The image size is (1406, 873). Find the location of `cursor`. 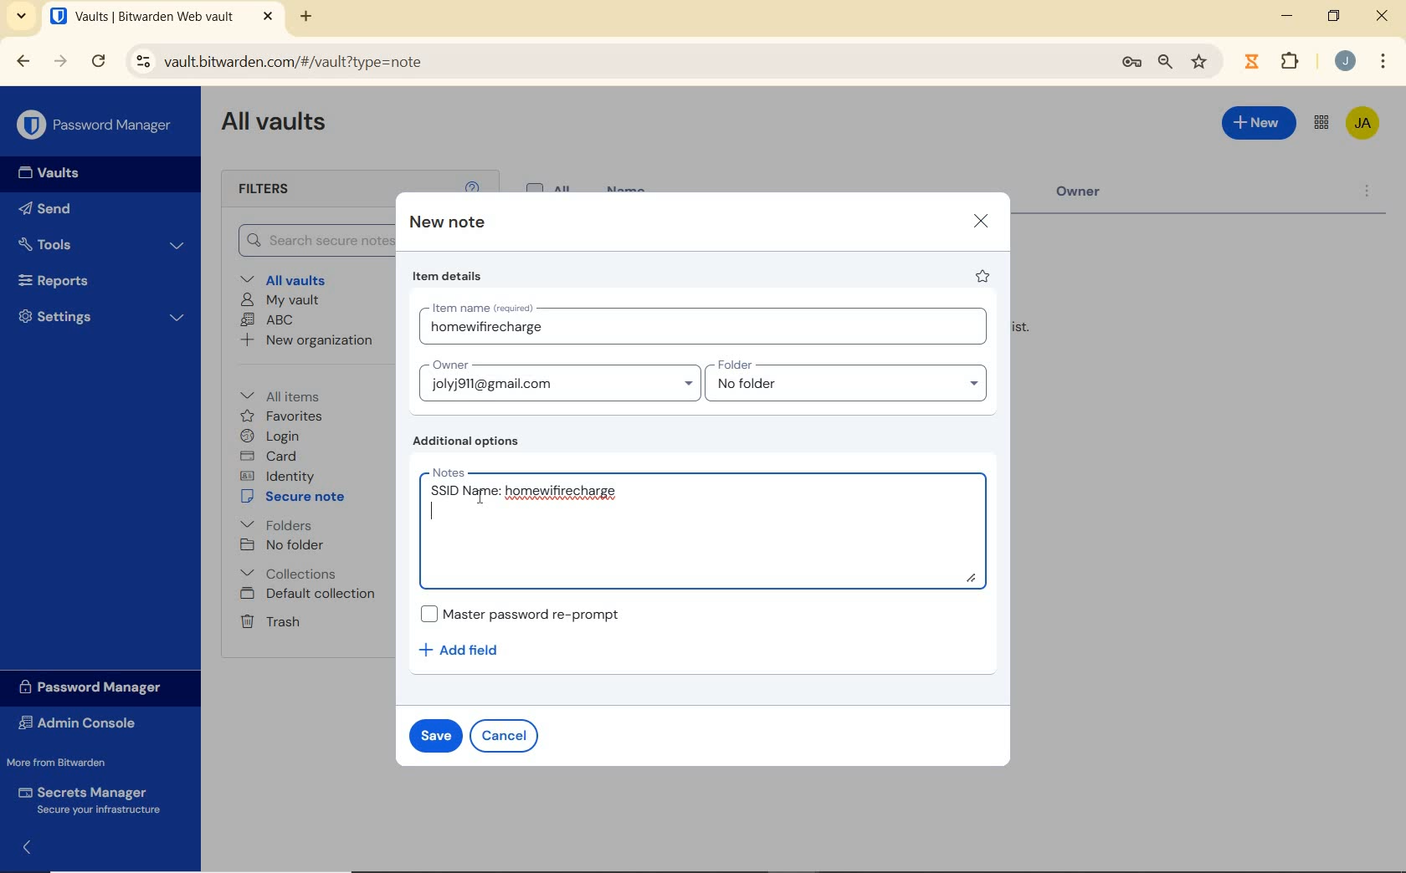

cursor is located at coordinates (479, 499).